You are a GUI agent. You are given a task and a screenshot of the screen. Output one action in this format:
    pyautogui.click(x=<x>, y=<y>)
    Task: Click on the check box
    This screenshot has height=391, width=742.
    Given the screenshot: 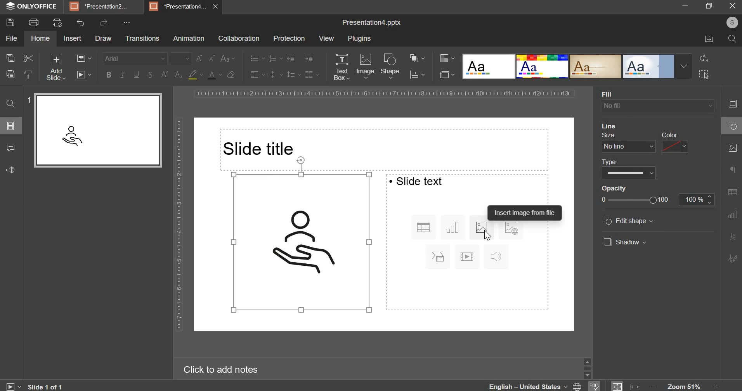 What is the action you would take?
    pyautogui.click(x=605, y=220)
    